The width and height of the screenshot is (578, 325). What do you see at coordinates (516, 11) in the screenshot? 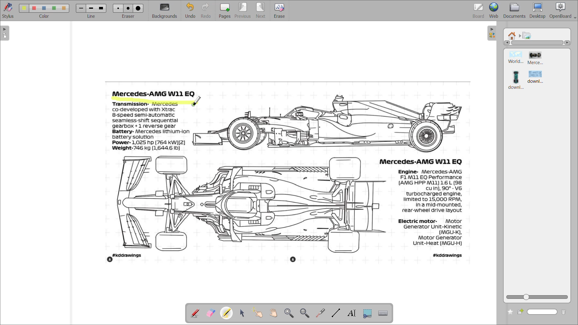
I see `documents` at bounding box center [516, 11].